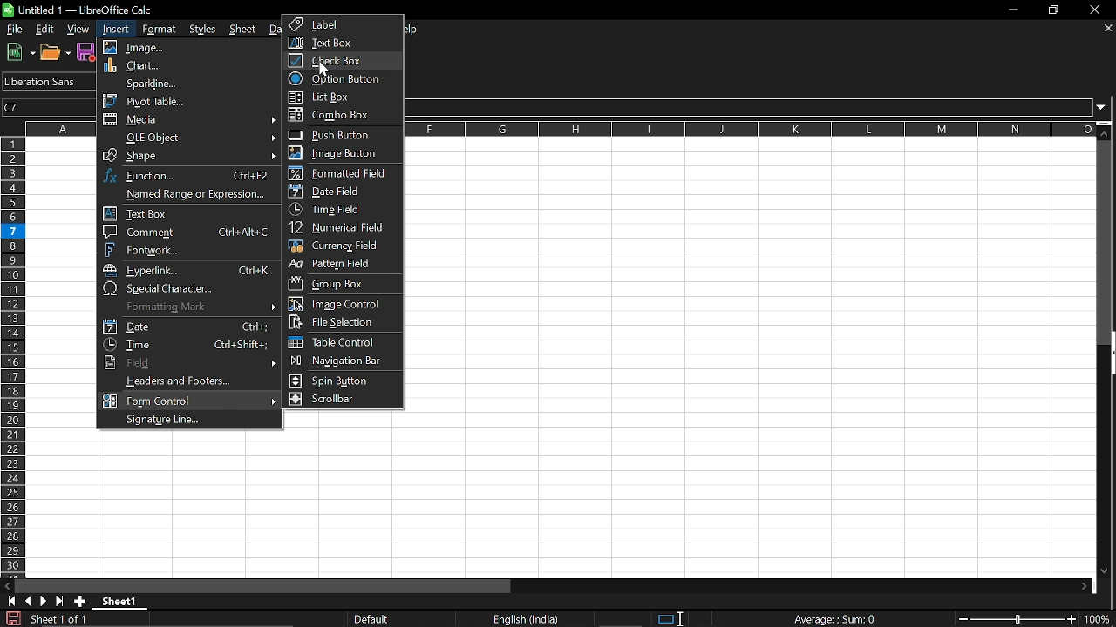  What do you see at coordinates (187, 232) in the screenshot?
I see `COmment` at bounding box center [187, 232].